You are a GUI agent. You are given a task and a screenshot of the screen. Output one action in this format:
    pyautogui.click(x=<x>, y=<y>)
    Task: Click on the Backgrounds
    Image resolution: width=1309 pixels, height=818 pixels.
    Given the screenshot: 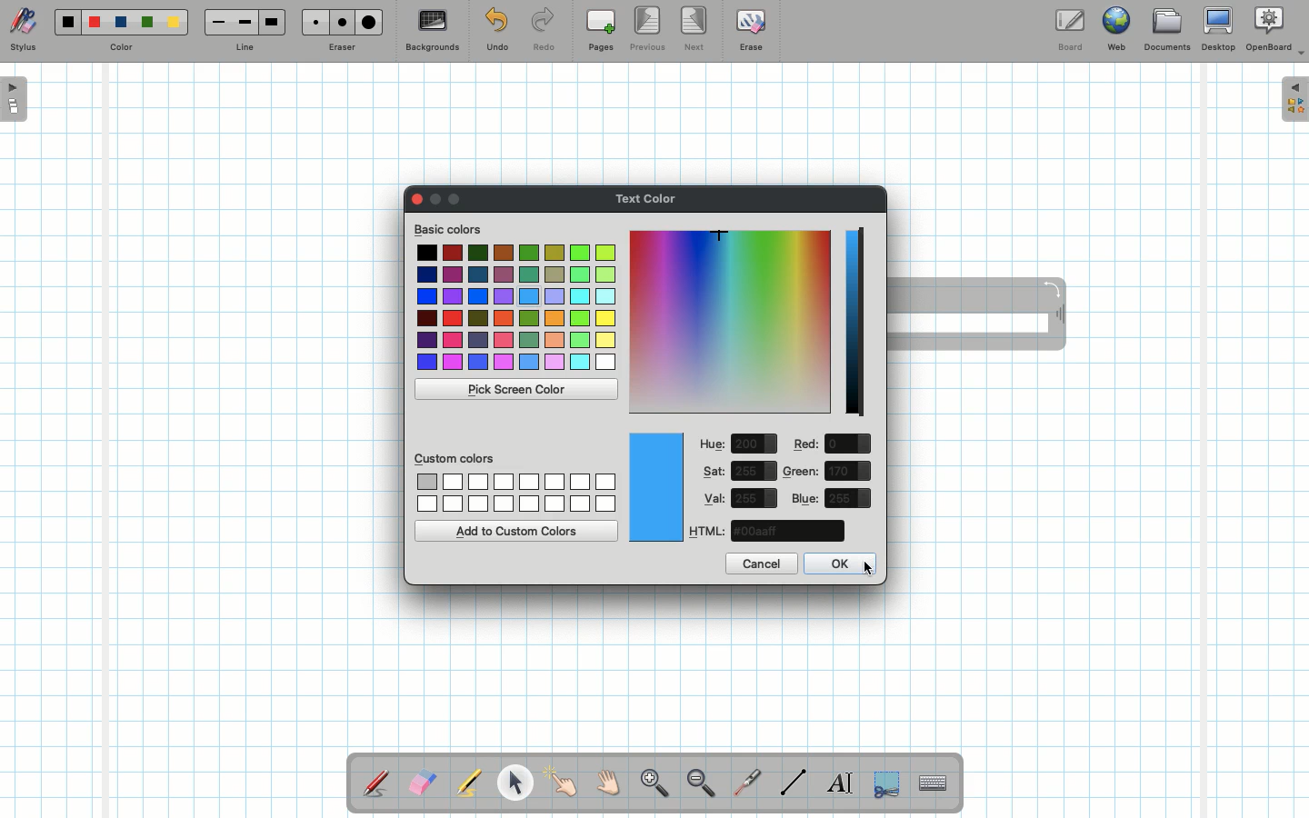 What is the action you would take?
    pyautogui.click(x=432, y=31)
    